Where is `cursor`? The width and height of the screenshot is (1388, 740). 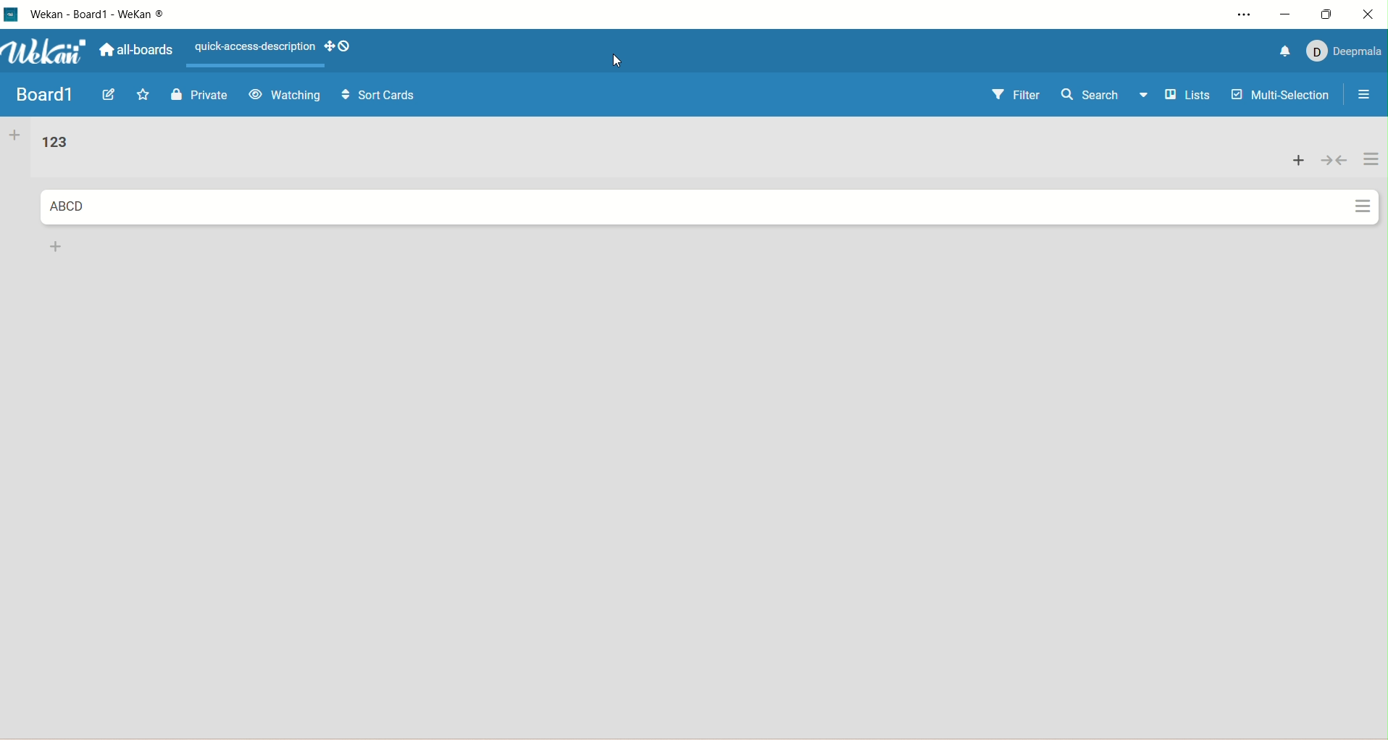 cursor is located at coordinates (616, 61).